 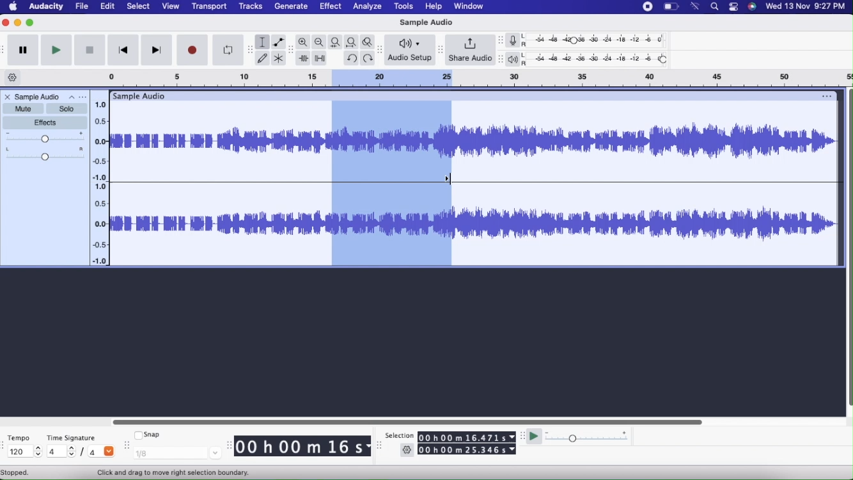 What do you see at coordinates (535, 438) in the screenshot?
I see `Play at speed` at bounding box center [535, 438].